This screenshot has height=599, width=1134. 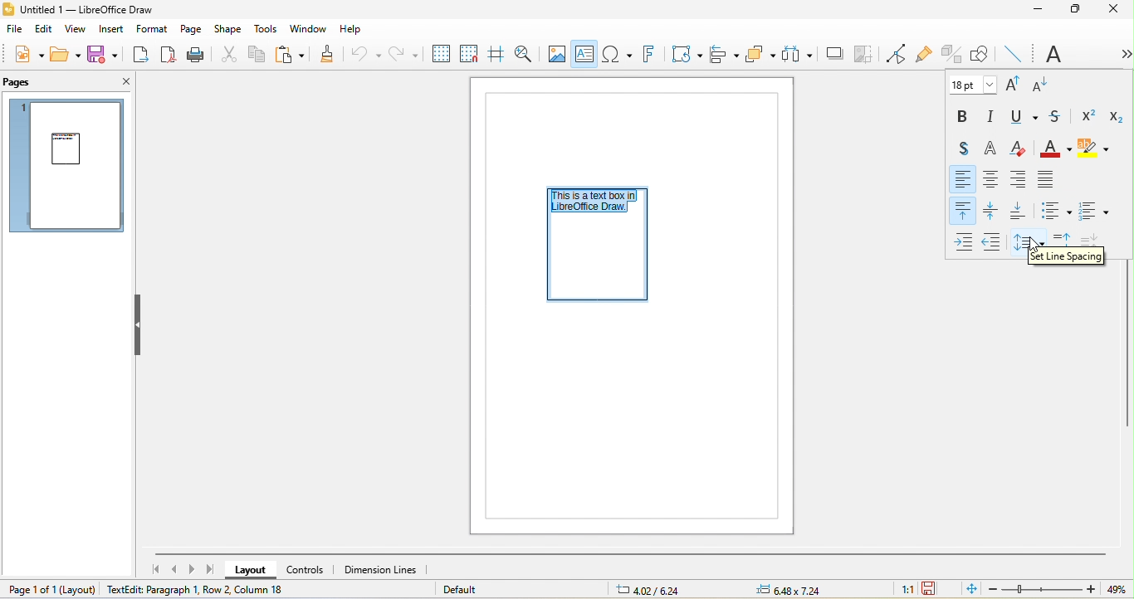 I want to click on format, so click(x=152, y=31).